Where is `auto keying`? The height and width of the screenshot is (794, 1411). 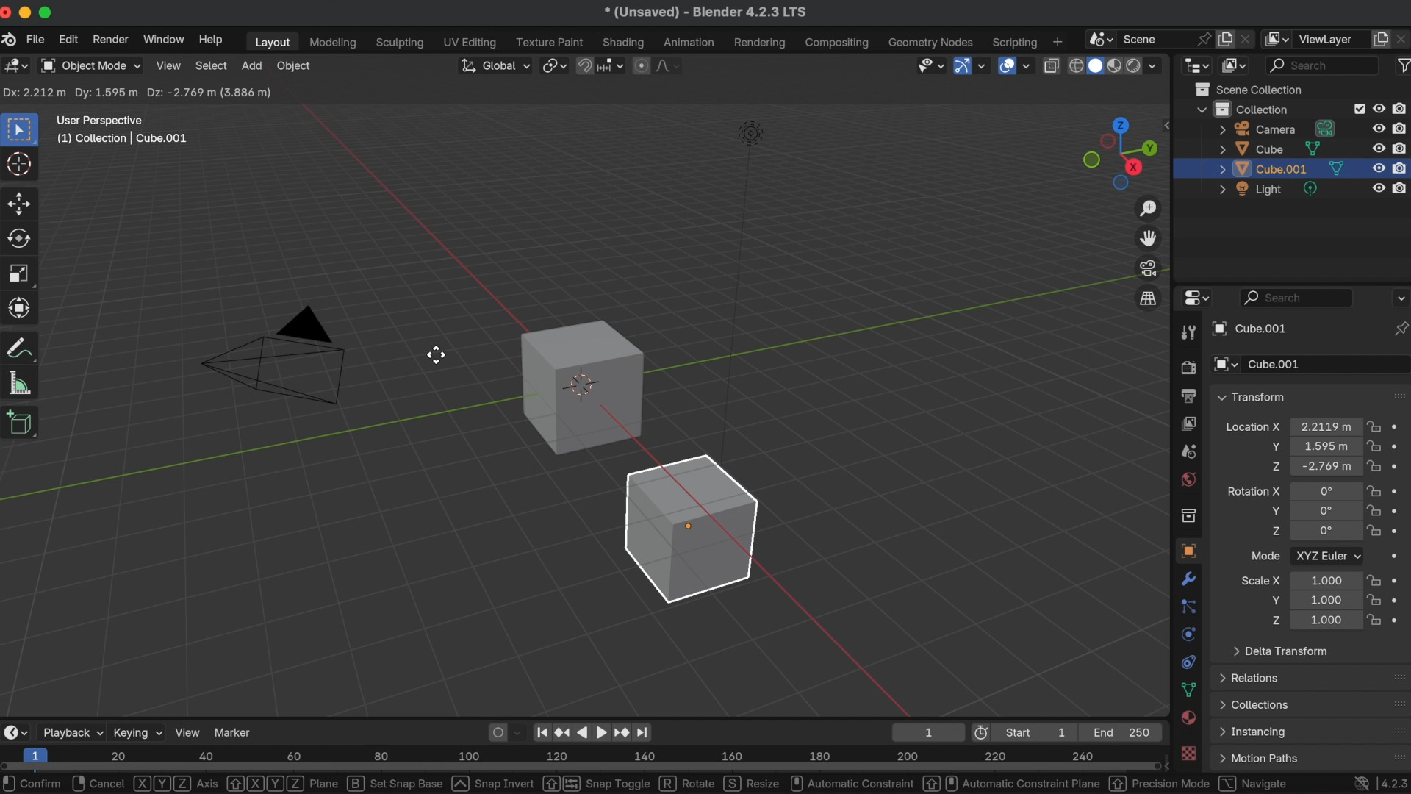
auto keying is located at coordinates (495, 731).